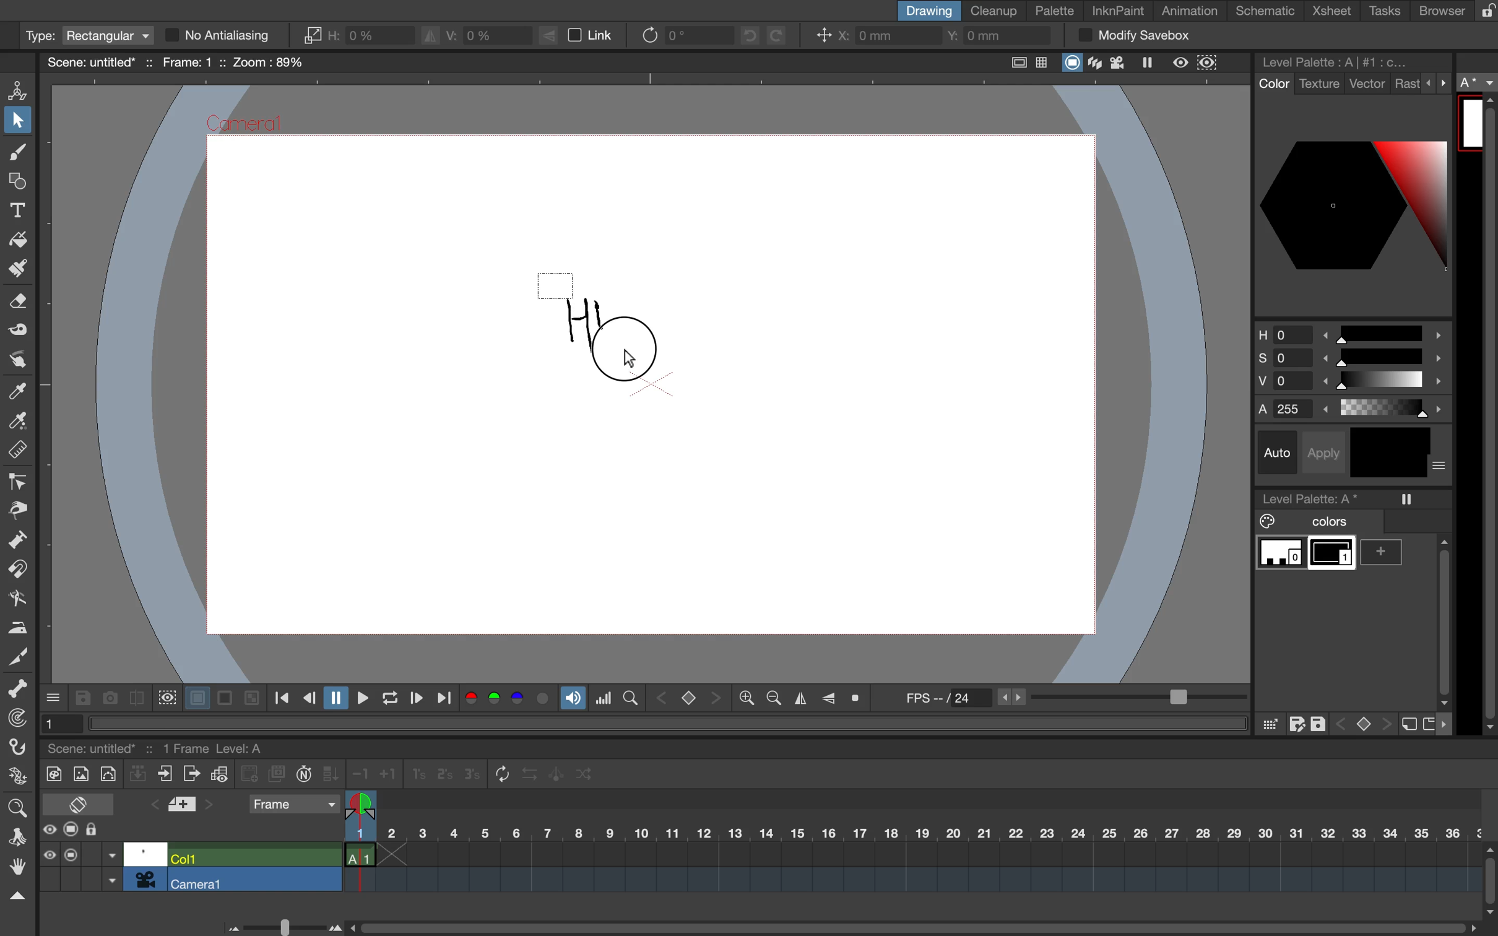 The height and width of the screenshot is (936, 1498). What do you see at coordinates (1487, 415) in the screenshot?
I see `sidebar vertical scroll bar` at bounding box center [1487, 415].